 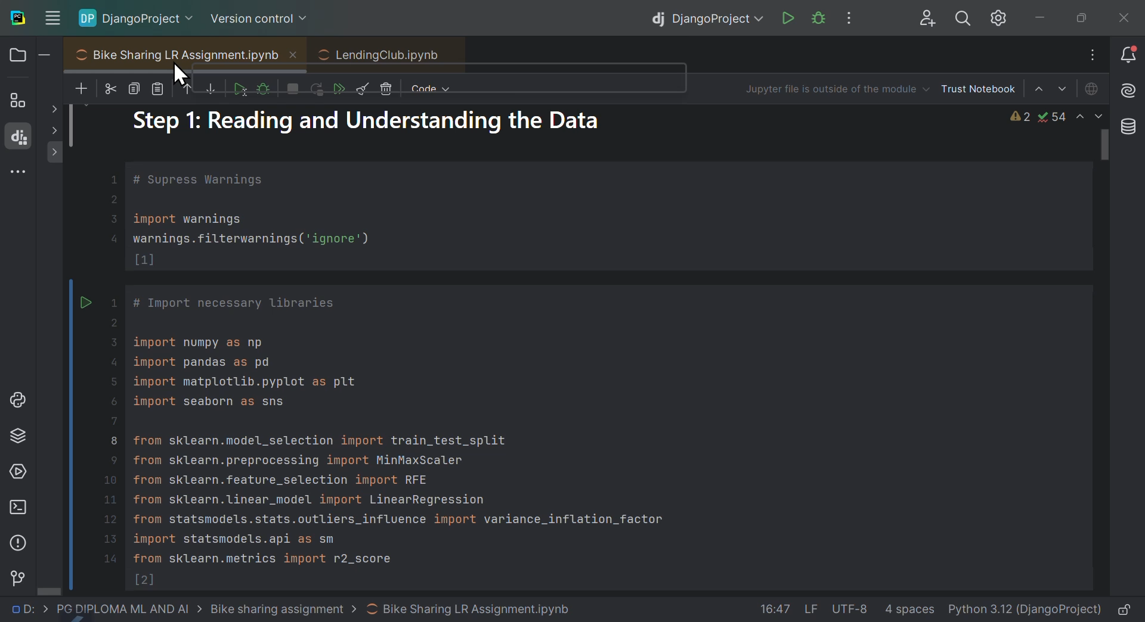 What do you see at coordinates (1038, 90) in the screenshot?
I see `Select cell above` at bounding box center [1038, 90].